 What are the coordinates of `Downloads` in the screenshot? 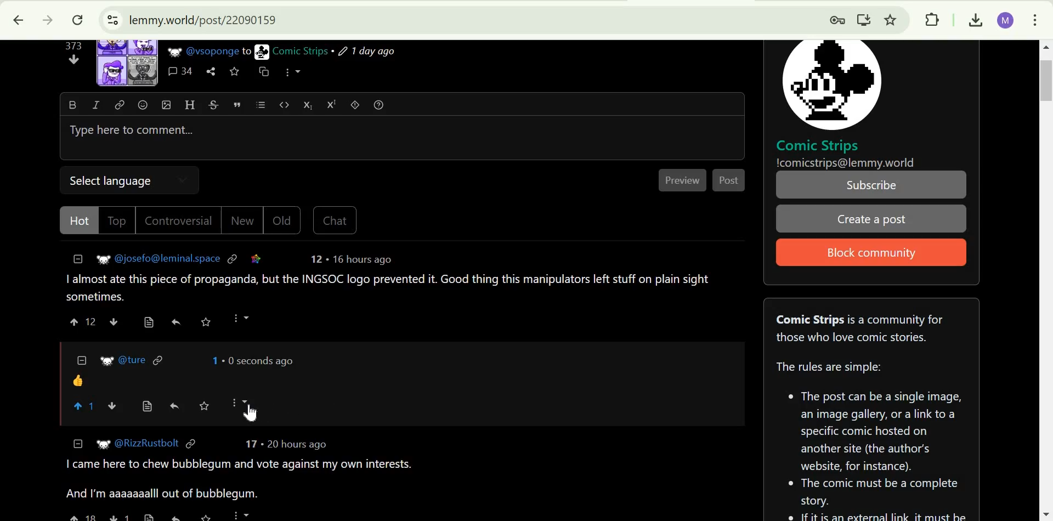 It's located at (973, 19).